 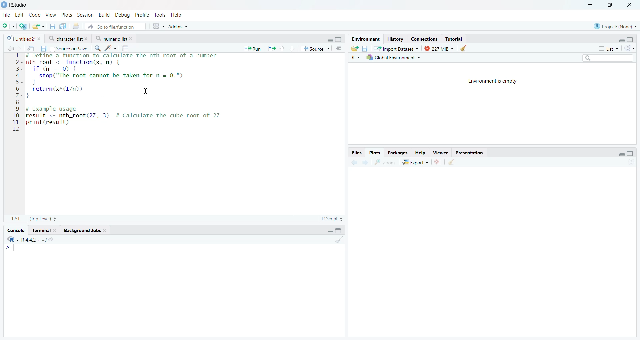 What do you see at coordinates (30, 239) in the screenshot?
I see `R -R 4.4.2. ~/` at bounding box center [30, 239].